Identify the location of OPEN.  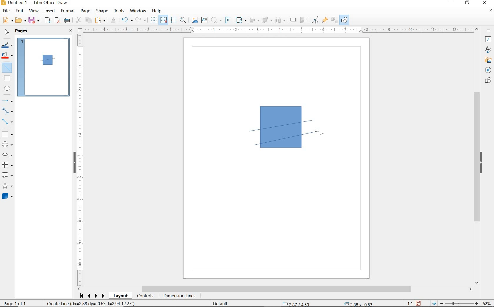
(21, 20).